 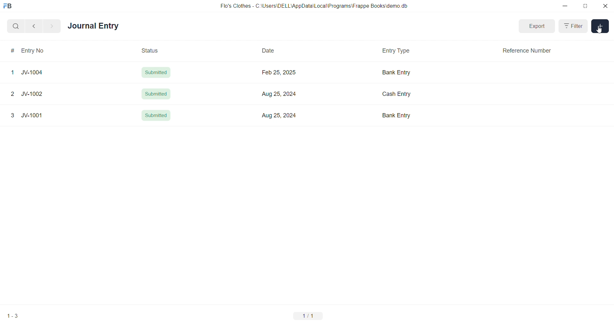 I want to click on JV-1002, so click(x=32, y=93).